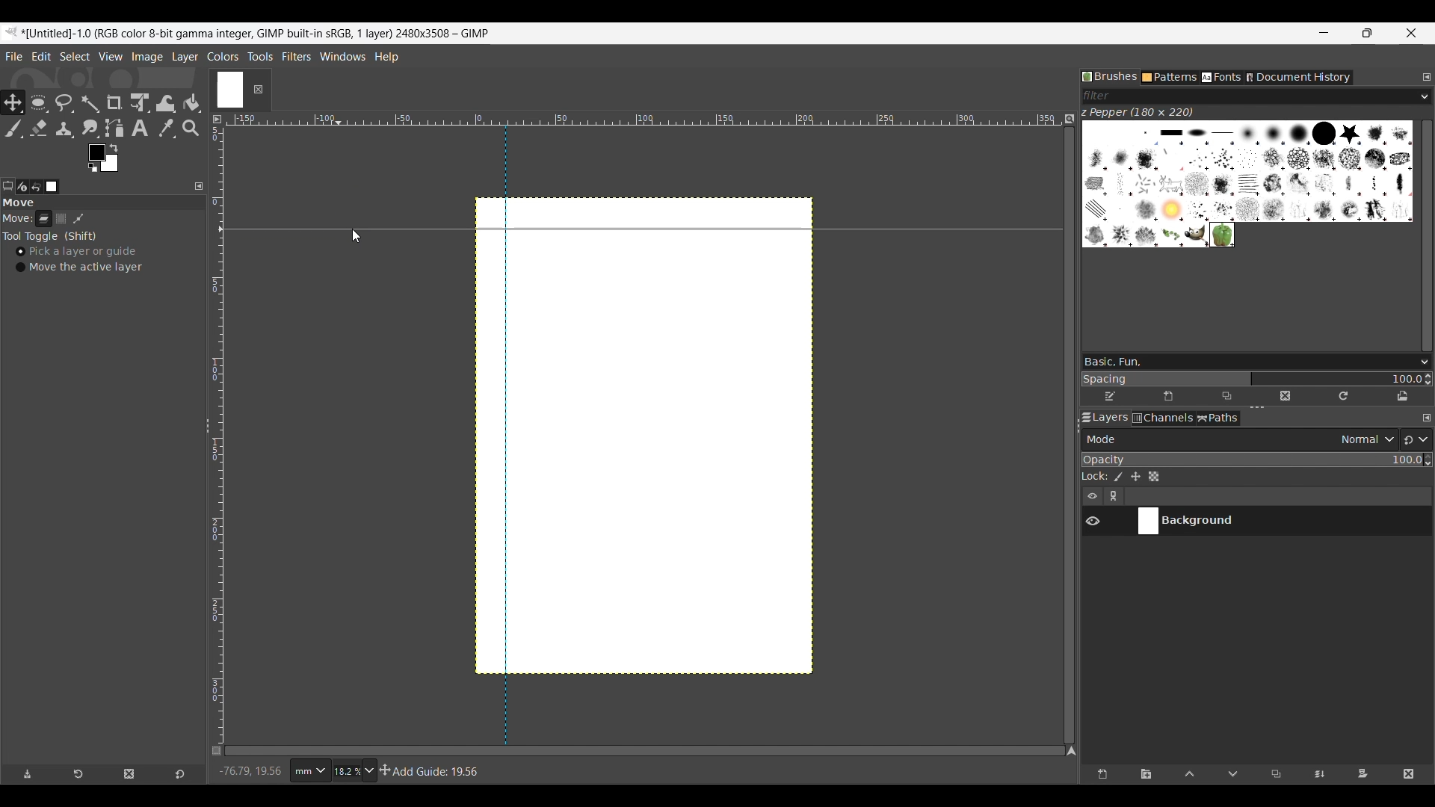  I want to click on Zoom options, so click(371, 771).